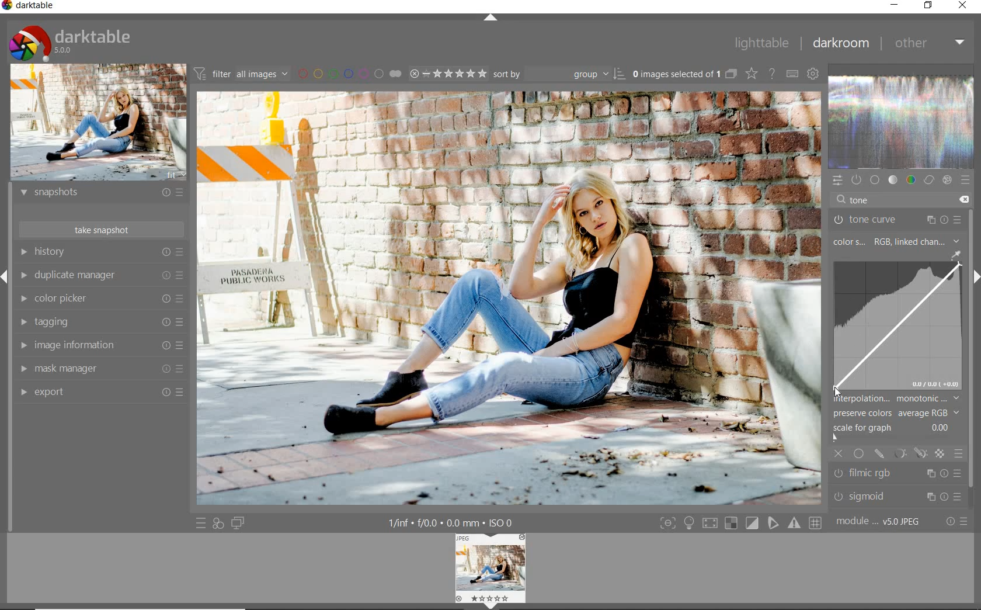 This screenshot has width=981, height=610. Describe the element at coordinates (861, 200) in the screenshot. I see `tone` at that location.